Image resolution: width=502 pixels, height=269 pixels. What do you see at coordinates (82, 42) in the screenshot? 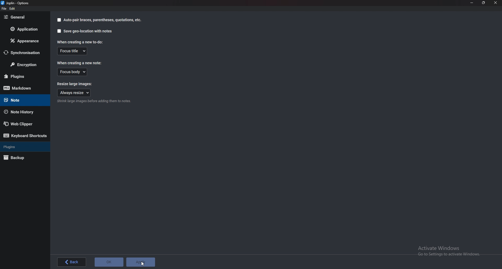
I see `When creating a new to do` at bounding box center [82, 42].